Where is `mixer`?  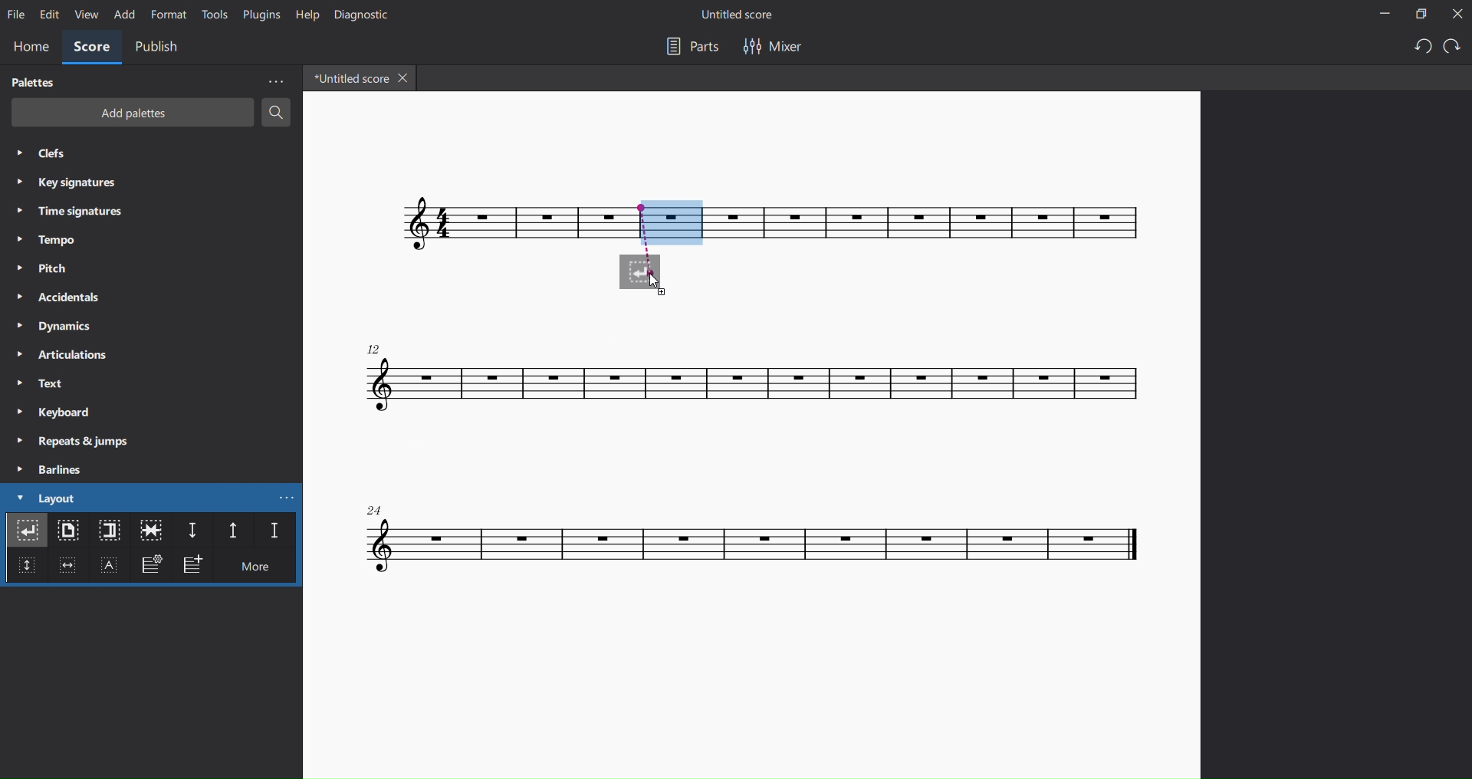 mixer is located at coordinates (772, 46).